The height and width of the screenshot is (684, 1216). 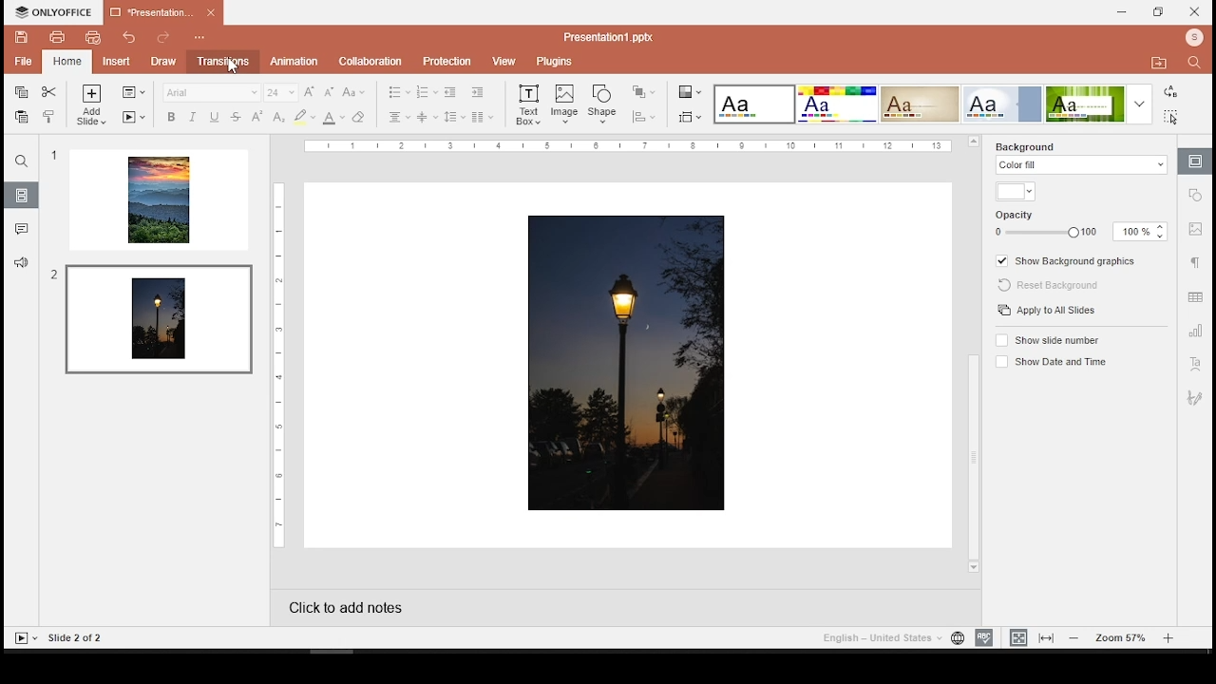 What do you see at coordinates (455, 118) in the screenshot?
I see `line spacing` at bounding box center [455, 118].